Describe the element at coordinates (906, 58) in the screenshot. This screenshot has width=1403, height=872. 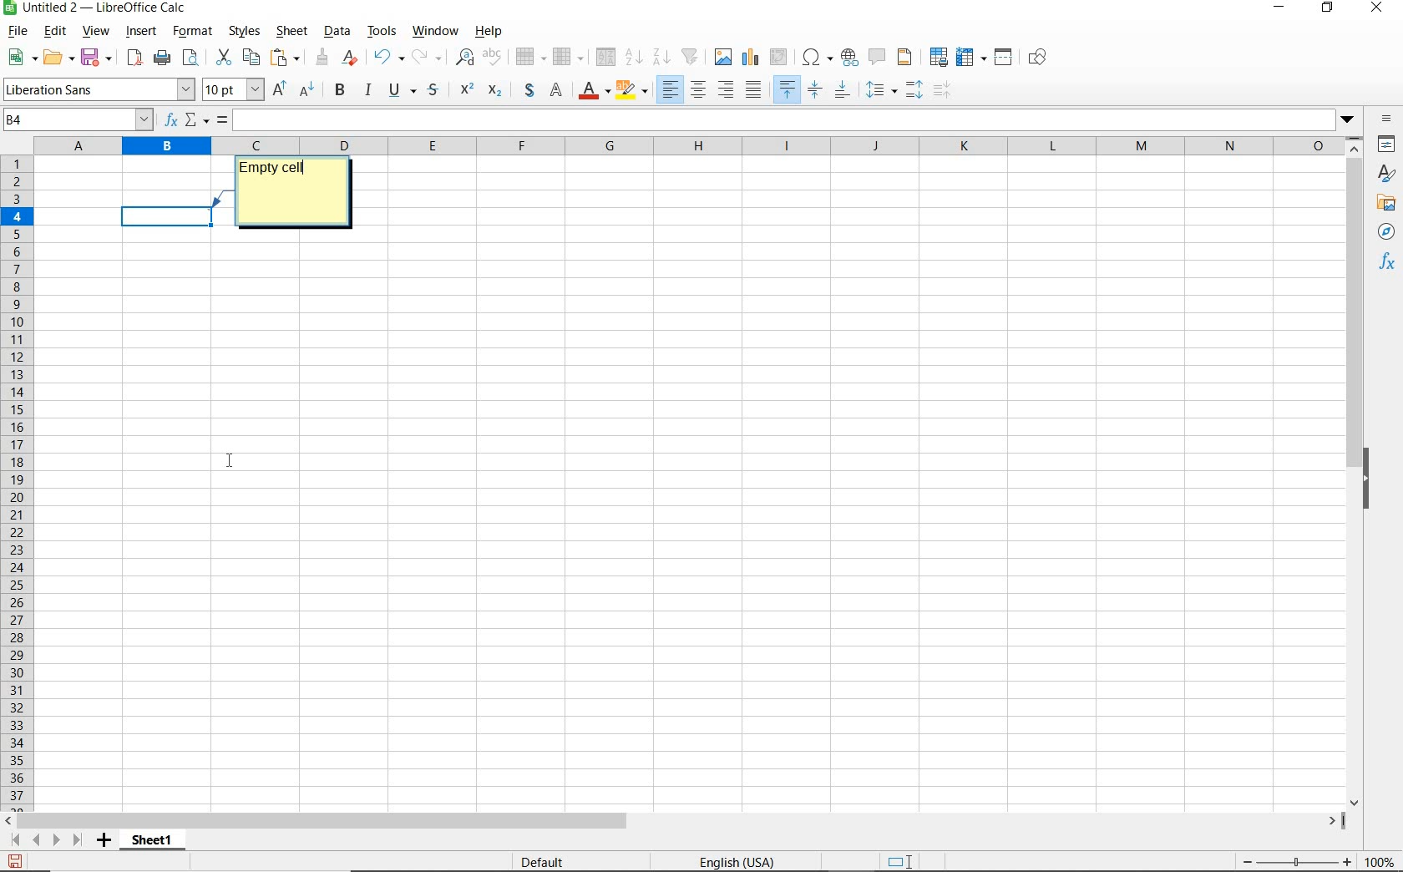
I see `headers and footers` at that location.